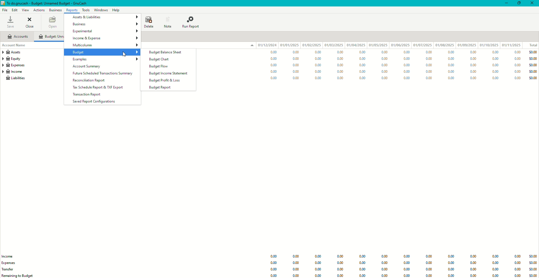  Describe the element at coordinates (13, 65) in the screenshot. I see `Expenses` at that location.